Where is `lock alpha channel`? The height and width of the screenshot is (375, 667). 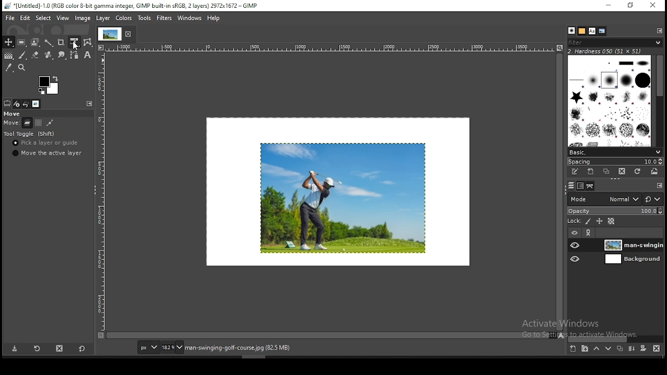
lock alpha channel is located at coordinates (611, 222).